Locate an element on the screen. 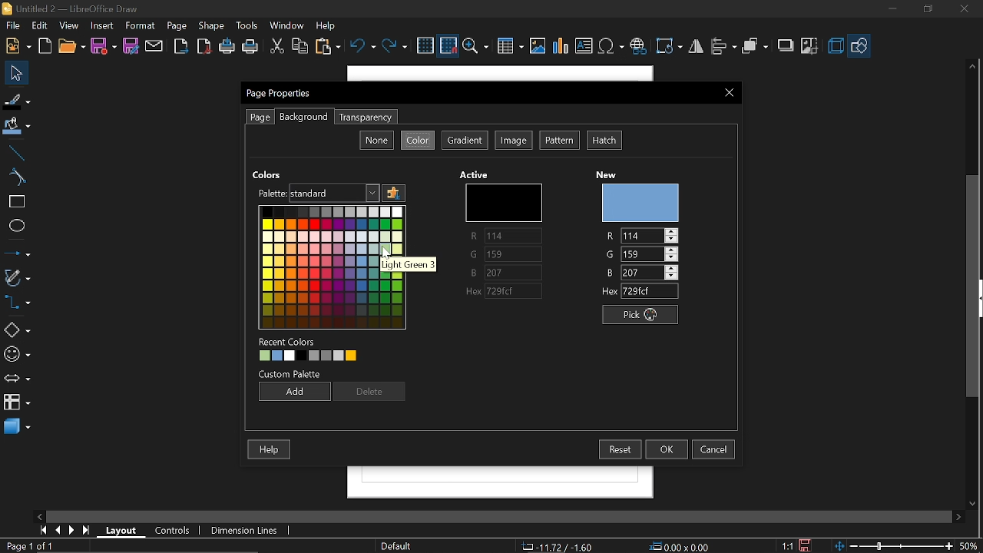 The image size is (983, 553). Hex is located at coordinates (640, 292).